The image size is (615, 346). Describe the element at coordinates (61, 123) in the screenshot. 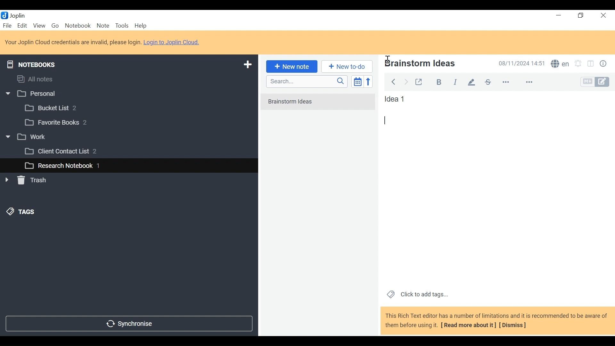

I see `[3 Favorite Books 2` at that location.